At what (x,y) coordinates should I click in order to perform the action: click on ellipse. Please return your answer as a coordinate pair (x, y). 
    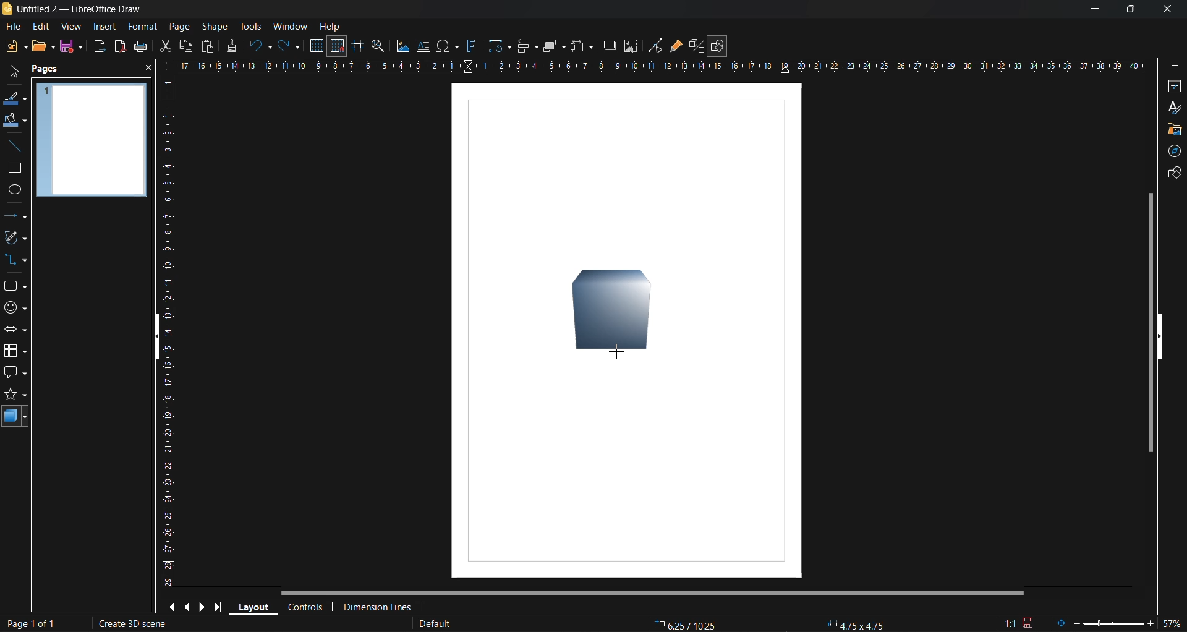
    Looking at the image, I should click on (15, 190).